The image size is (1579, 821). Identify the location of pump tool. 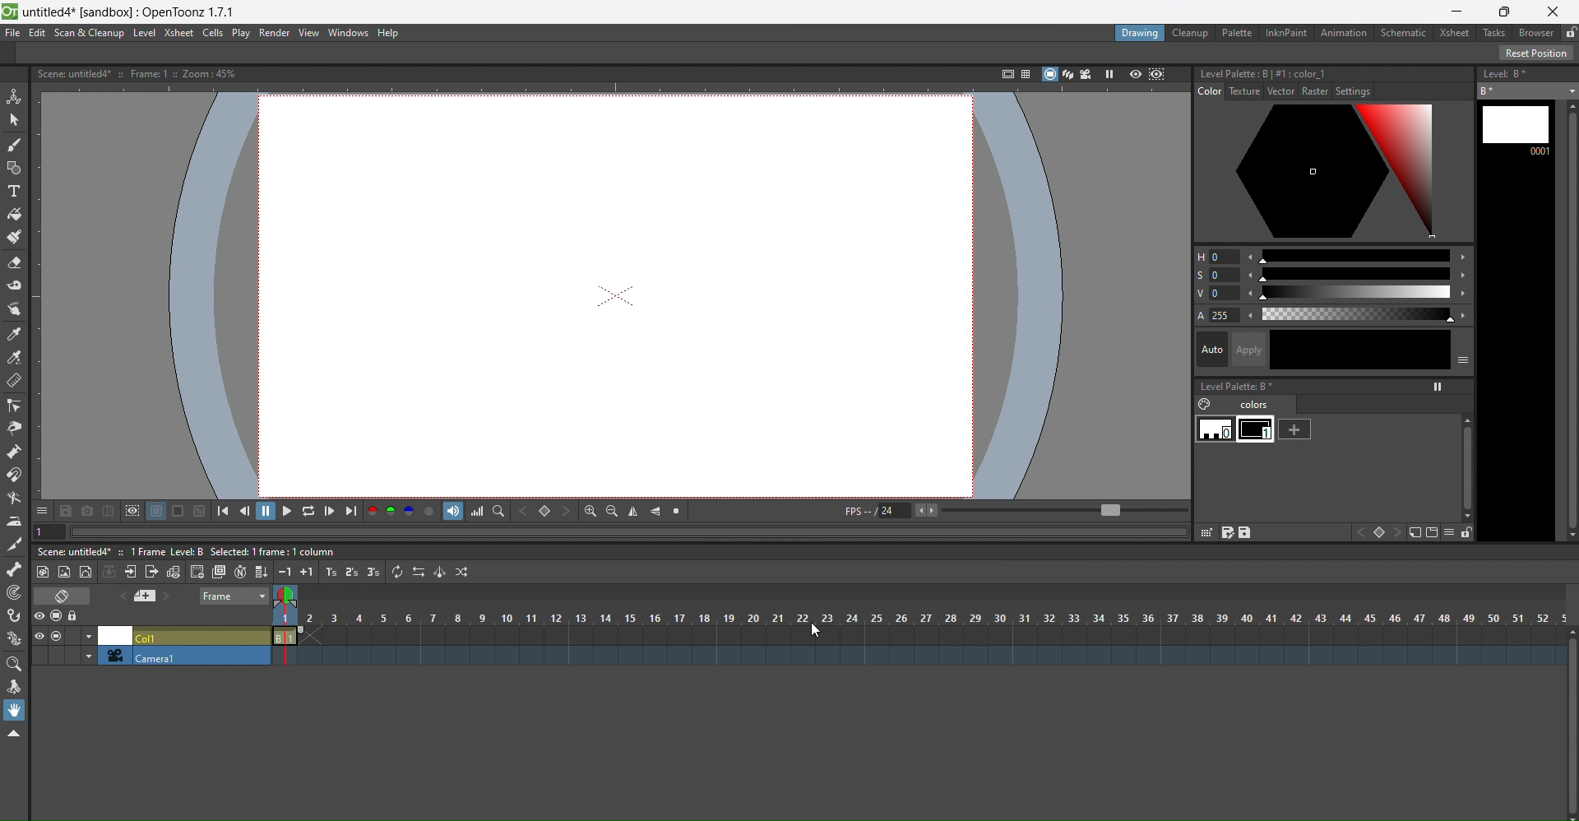
(12, 452).